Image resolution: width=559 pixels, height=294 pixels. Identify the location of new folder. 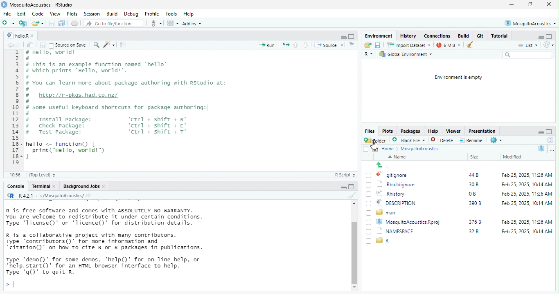
(376, 140).